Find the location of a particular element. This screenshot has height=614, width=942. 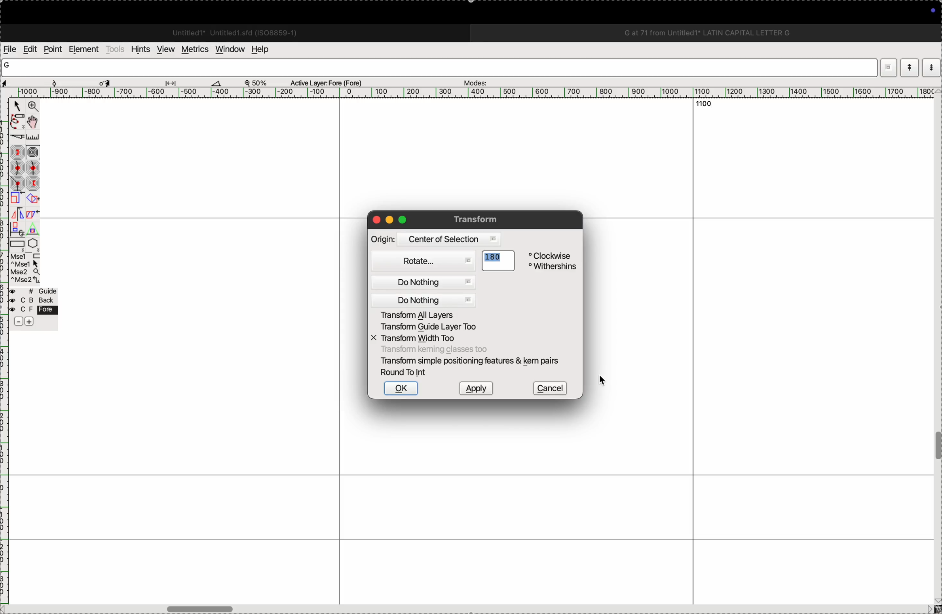

transform guide layer too is located at coordinates (439, 326).